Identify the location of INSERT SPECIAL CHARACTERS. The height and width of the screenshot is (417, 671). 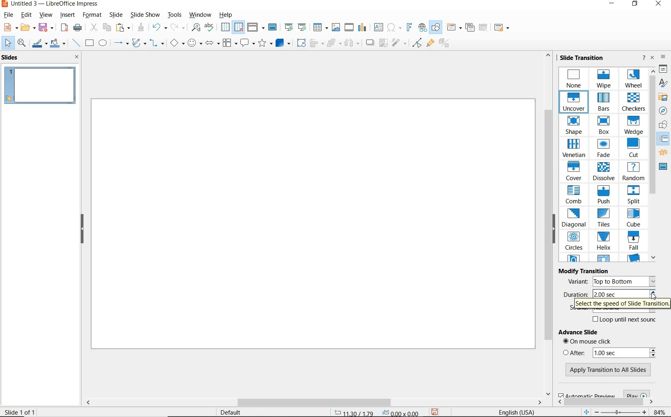
(393, 28).